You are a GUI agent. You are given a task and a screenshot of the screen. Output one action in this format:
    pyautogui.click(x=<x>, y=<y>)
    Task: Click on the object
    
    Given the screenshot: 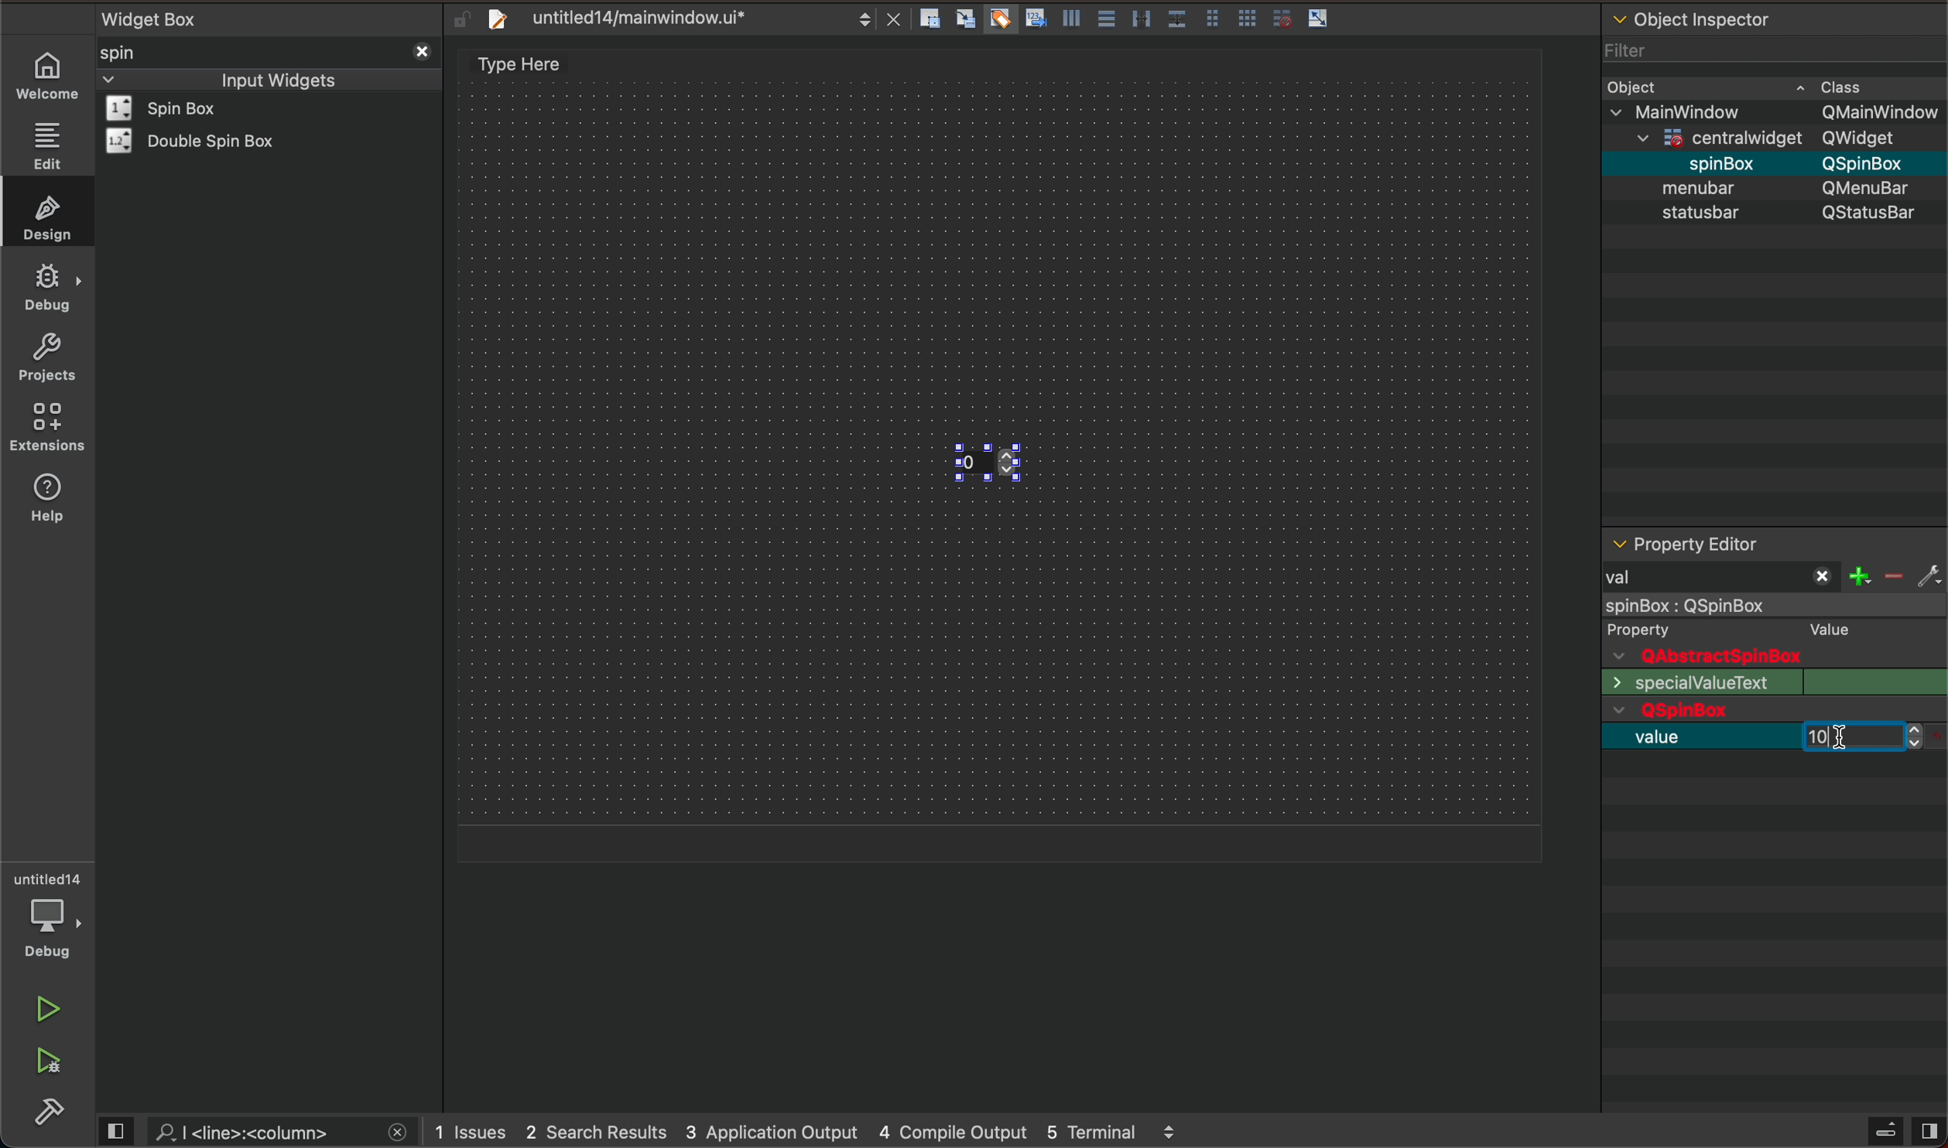 What is the action you would take?
    pyautogui.click(x=1703, y=187)
    